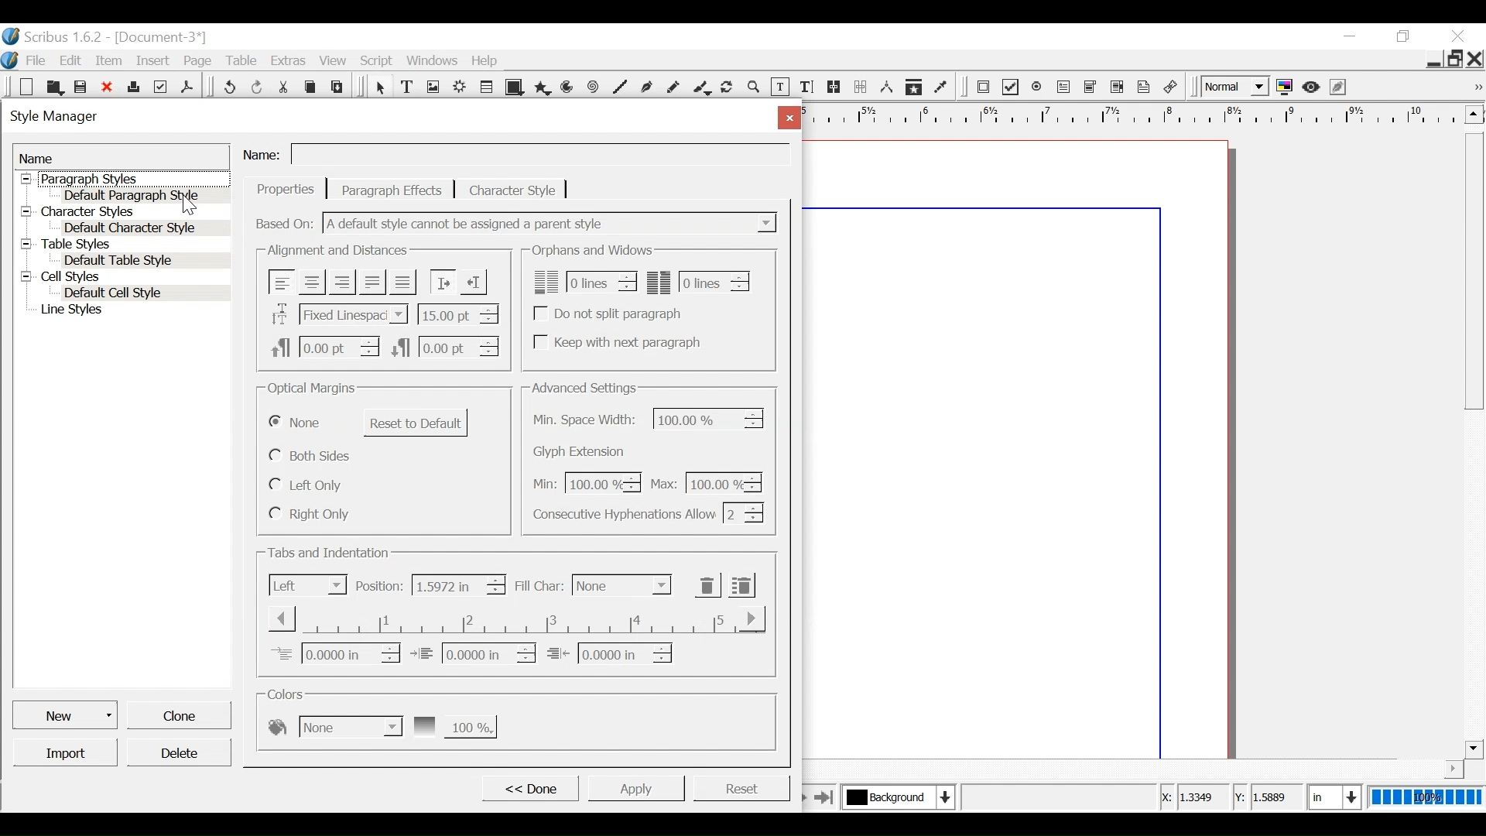 This screenshot has width=1486, height=836. Describe the element at coordinates (543, 87) in the screenshot. I see `Polygon ` at that location.